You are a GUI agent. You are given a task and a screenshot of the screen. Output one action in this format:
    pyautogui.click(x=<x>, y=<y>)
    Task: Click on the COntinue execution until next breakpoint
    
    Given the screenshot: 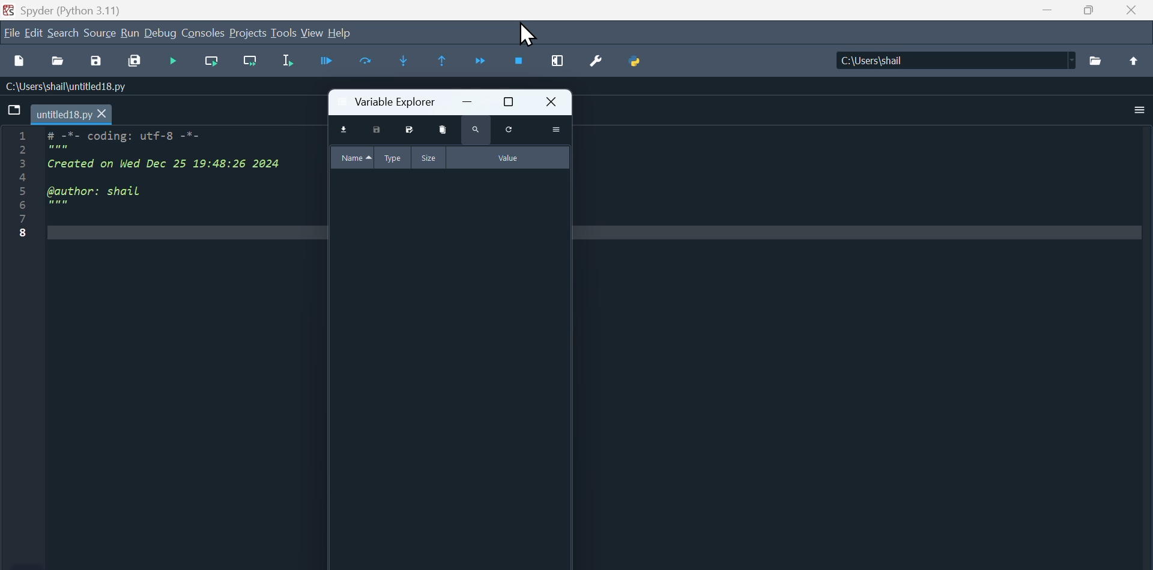 What is the action you would take?
    pyautogui.click(x=484, y=64)
    